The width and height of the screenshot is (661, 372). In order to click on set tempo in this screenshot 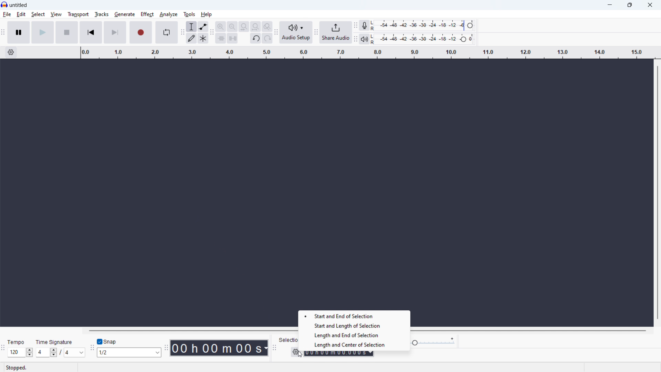, I will do `click(20, 352)`.